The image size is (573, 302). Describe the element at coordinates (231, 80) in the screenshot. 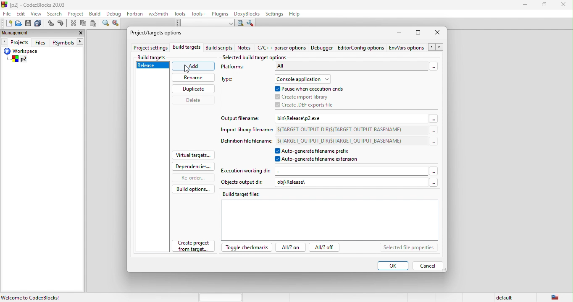

I see `type` at that location.